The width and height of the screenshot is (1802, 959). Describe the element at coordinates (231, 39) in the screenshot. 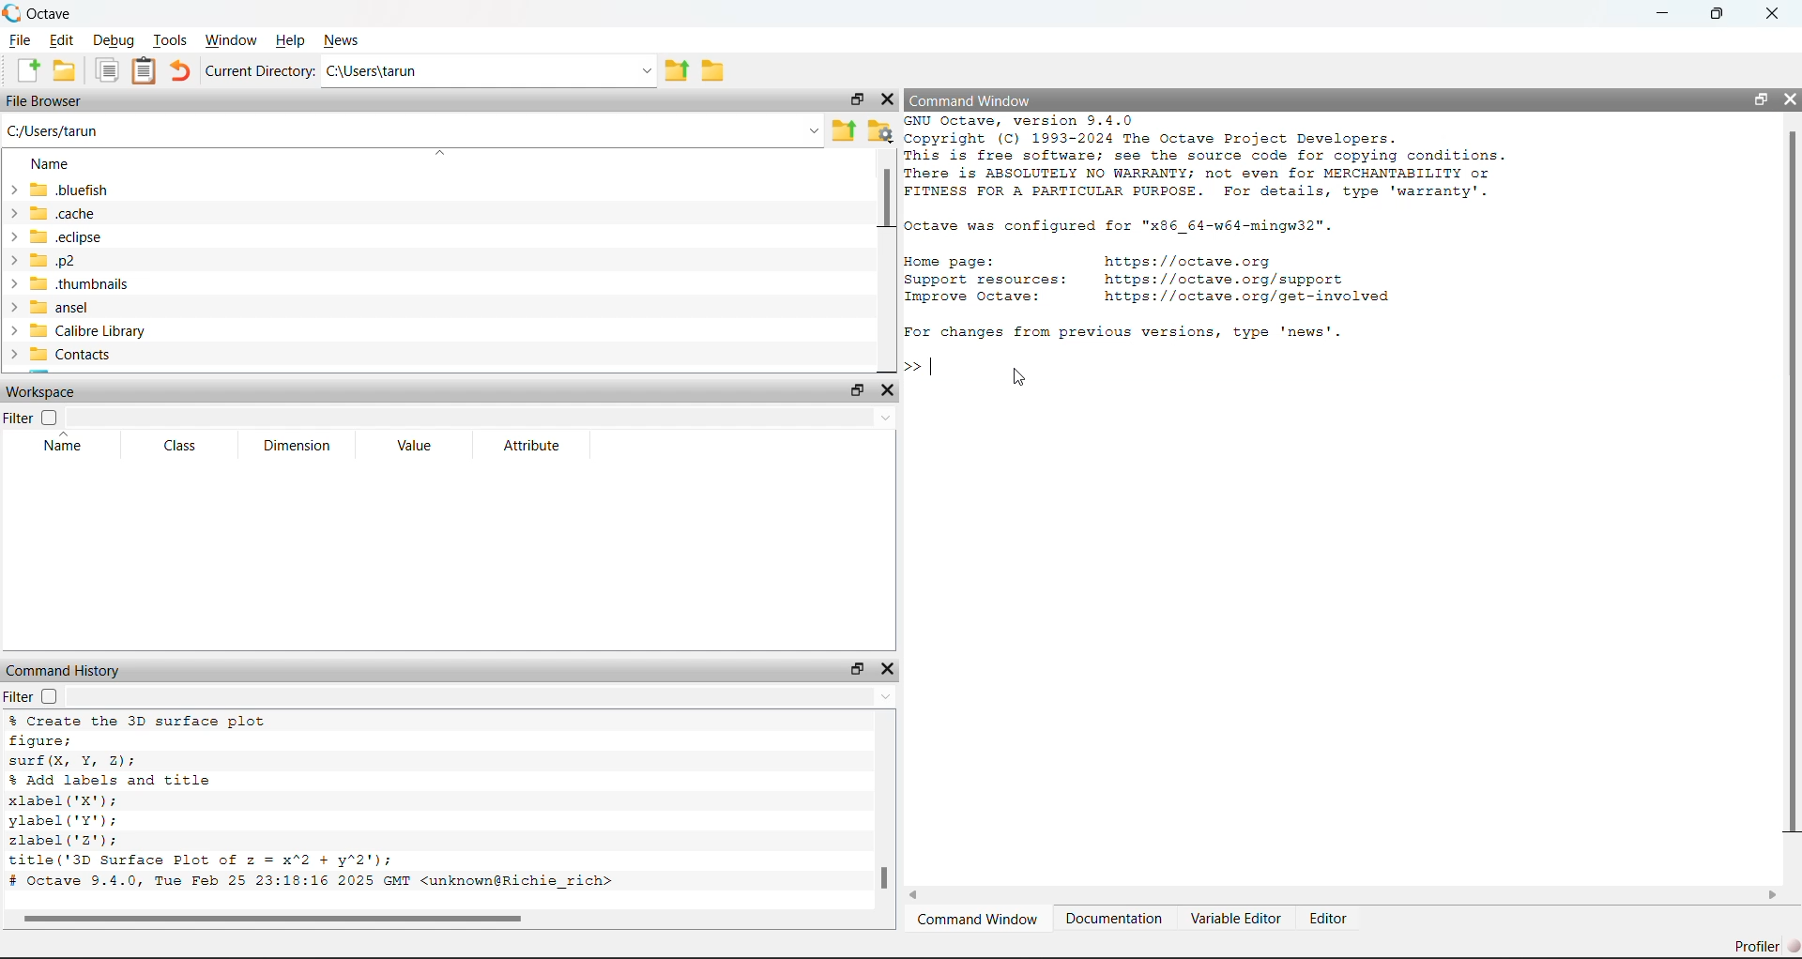

I see `Window` at that location.